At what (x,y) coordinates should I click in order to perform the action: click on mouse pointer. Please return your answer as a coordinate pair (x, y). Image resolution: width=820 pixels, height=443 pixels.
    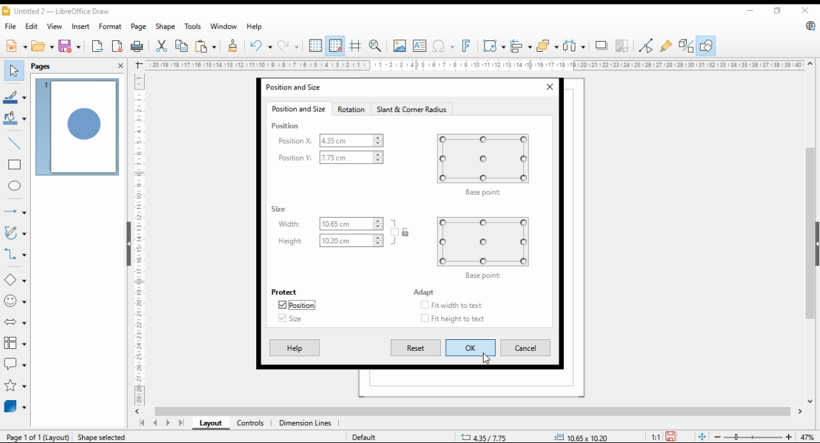
    Looking at the image, I should click on (487, 358).